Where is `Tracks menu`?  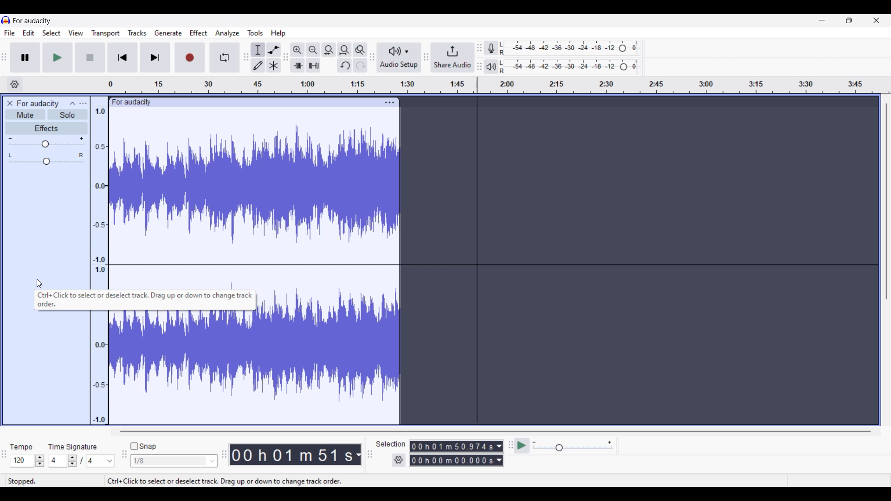 Tracks menu is located at coordinates (137, 32).